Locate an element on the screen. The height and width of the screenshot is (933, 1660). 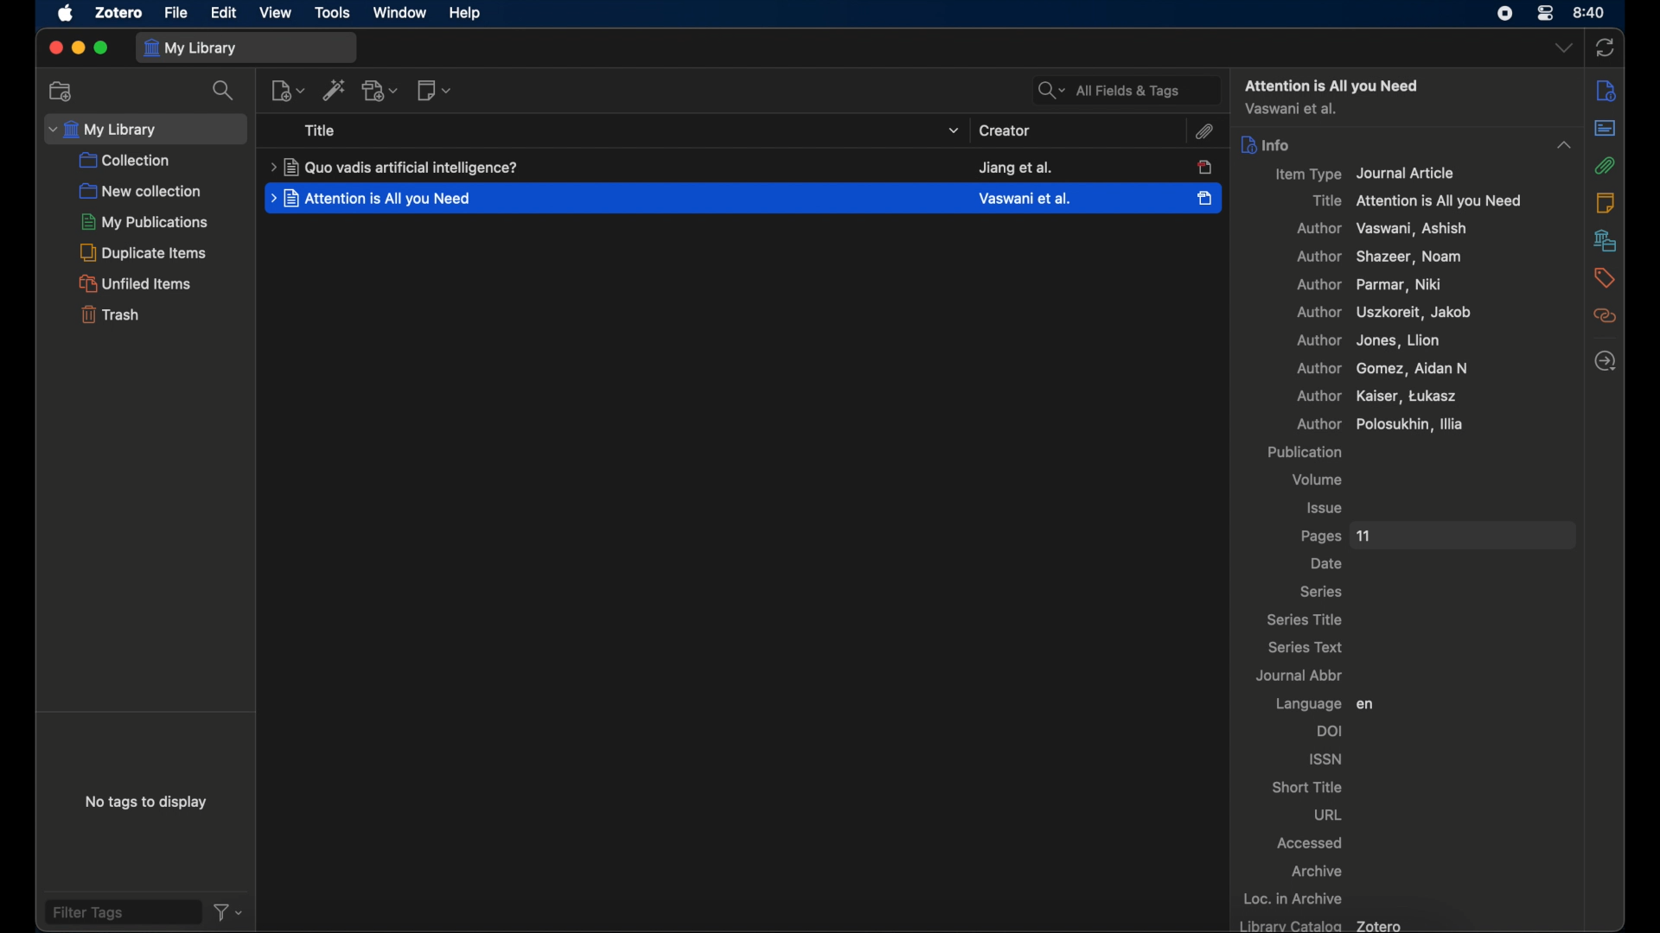
publication is located at coordinates (1304, 452).